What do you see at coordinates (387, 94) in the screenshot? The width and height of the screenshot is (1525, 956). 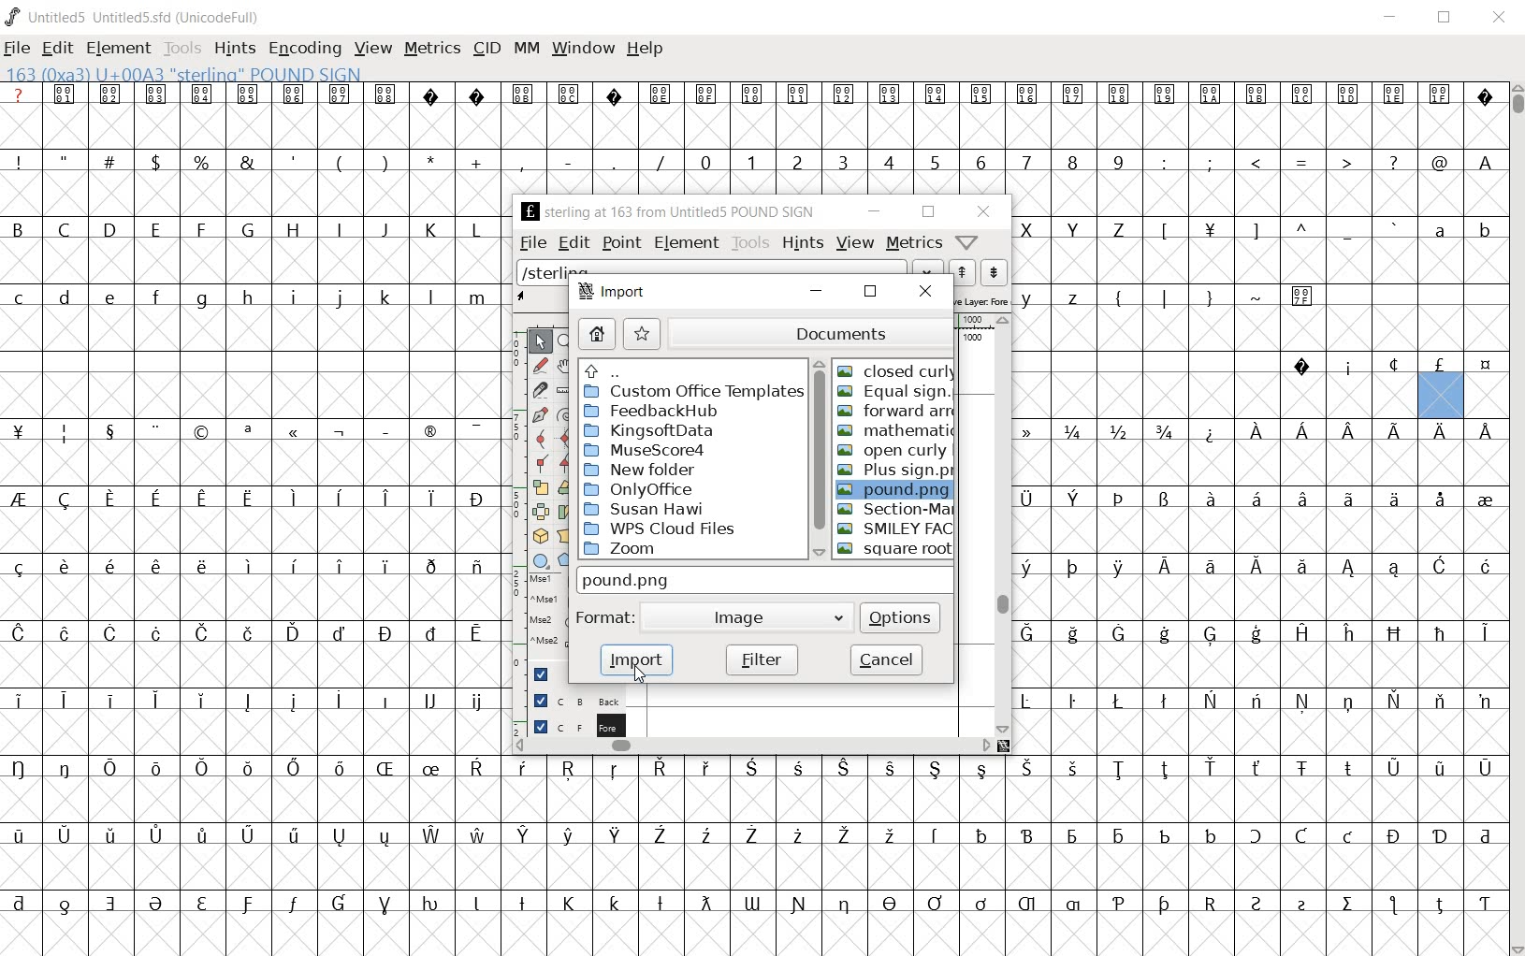 I see `Symbol` at bounding box center [387, 94].